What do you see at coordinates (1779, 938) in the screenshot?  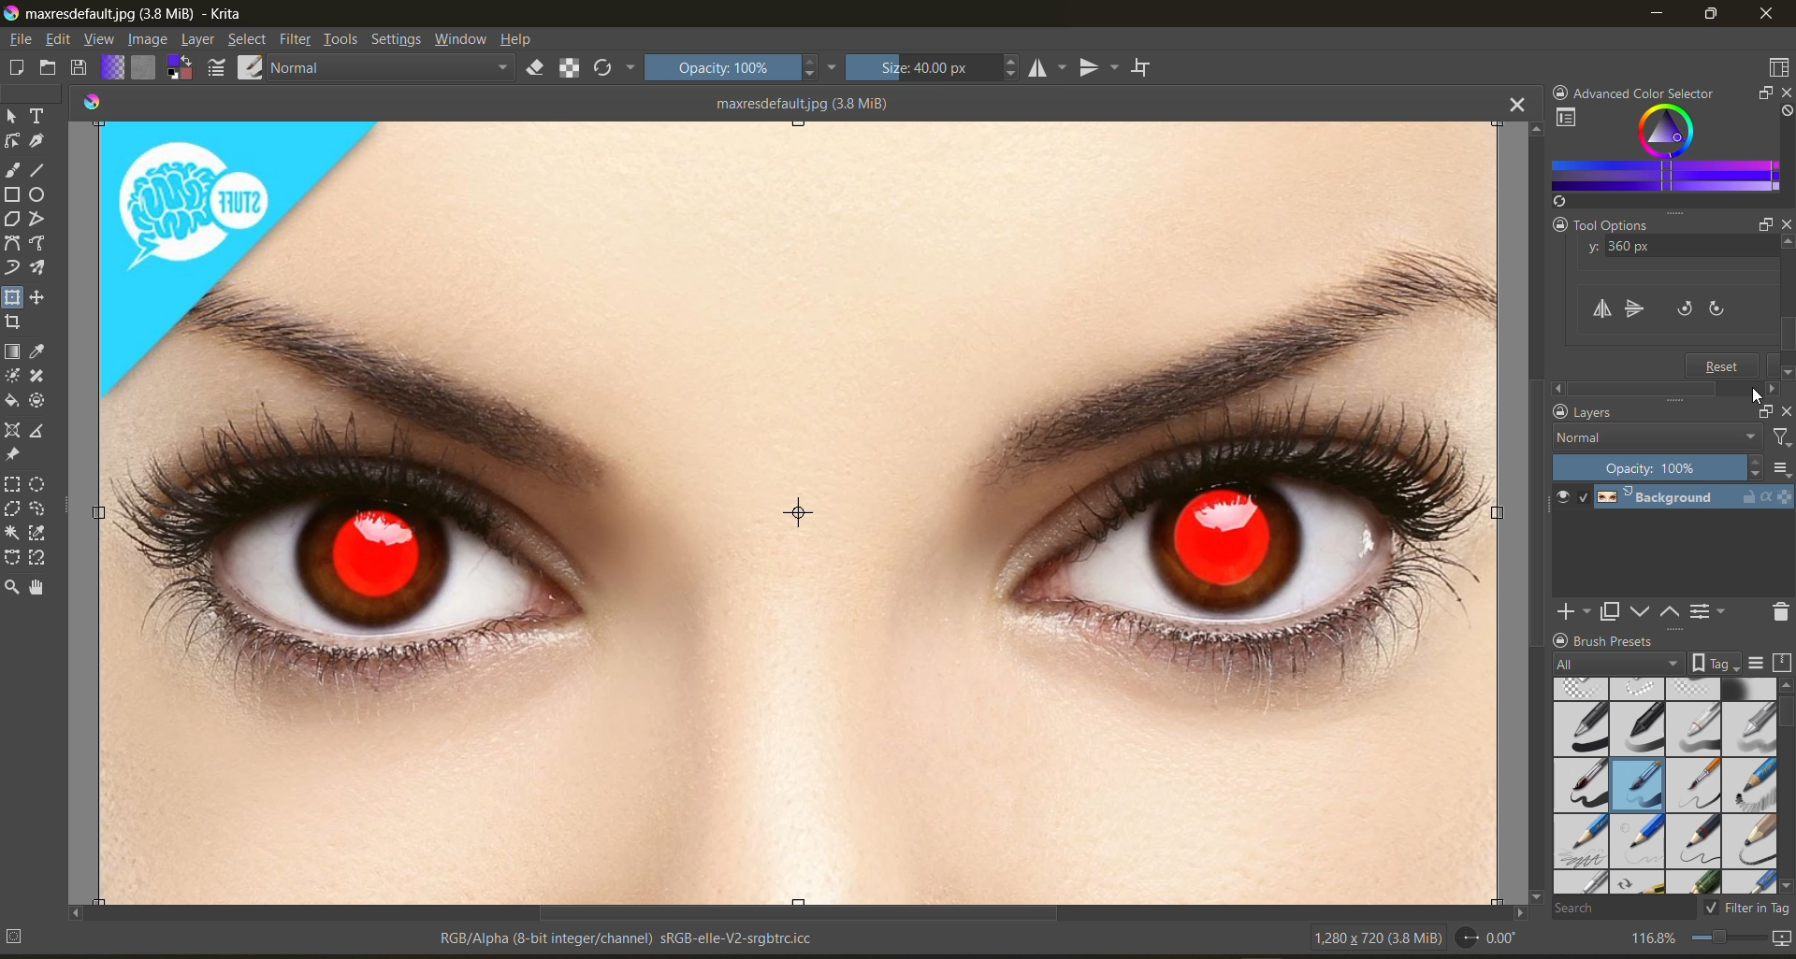 I see `map the canvas` at bounding box center [1779, 938].